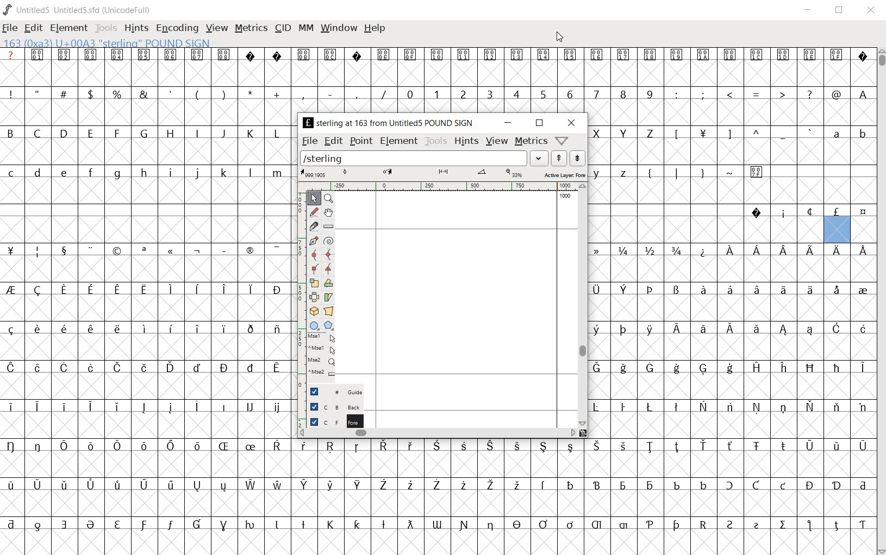 Image resolution: width=886 pixels, height=555 pixels. What do you see at coordinates (277, 289) in the screenshot?
I see `Symbol` at bounding box center [277, 289].